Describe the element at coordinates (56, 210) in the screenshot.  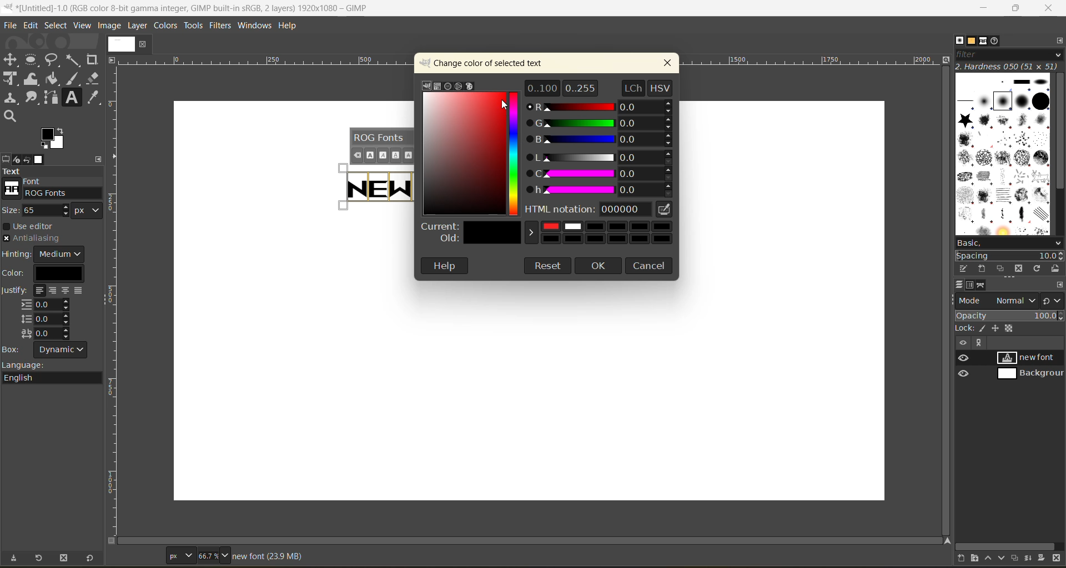
I see `size` at that location.